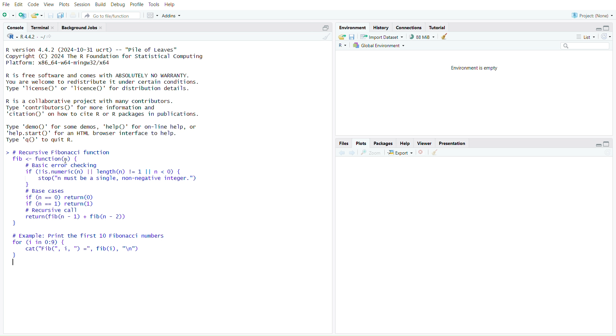 The height and width of the screenshot is (336, 616). Describe the element at coordinates (439, 28) in the screenshot. I see `tutorial` at that location.